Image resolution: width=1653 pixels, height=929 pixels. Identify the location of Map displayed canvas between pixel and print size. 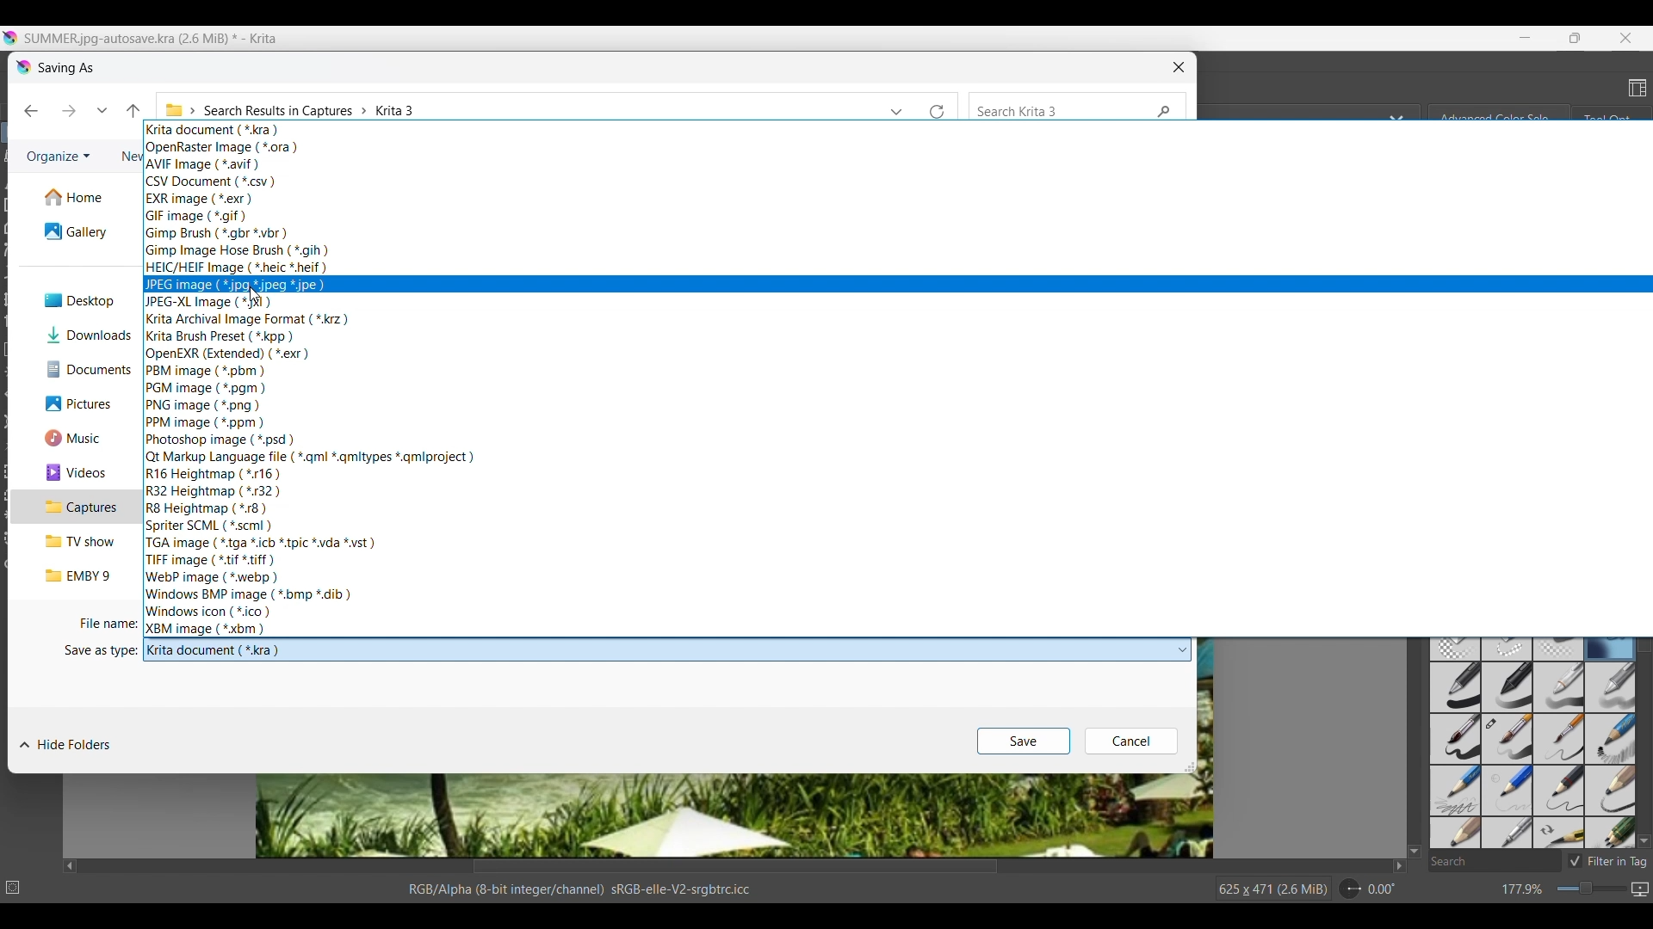
(1639, 889).